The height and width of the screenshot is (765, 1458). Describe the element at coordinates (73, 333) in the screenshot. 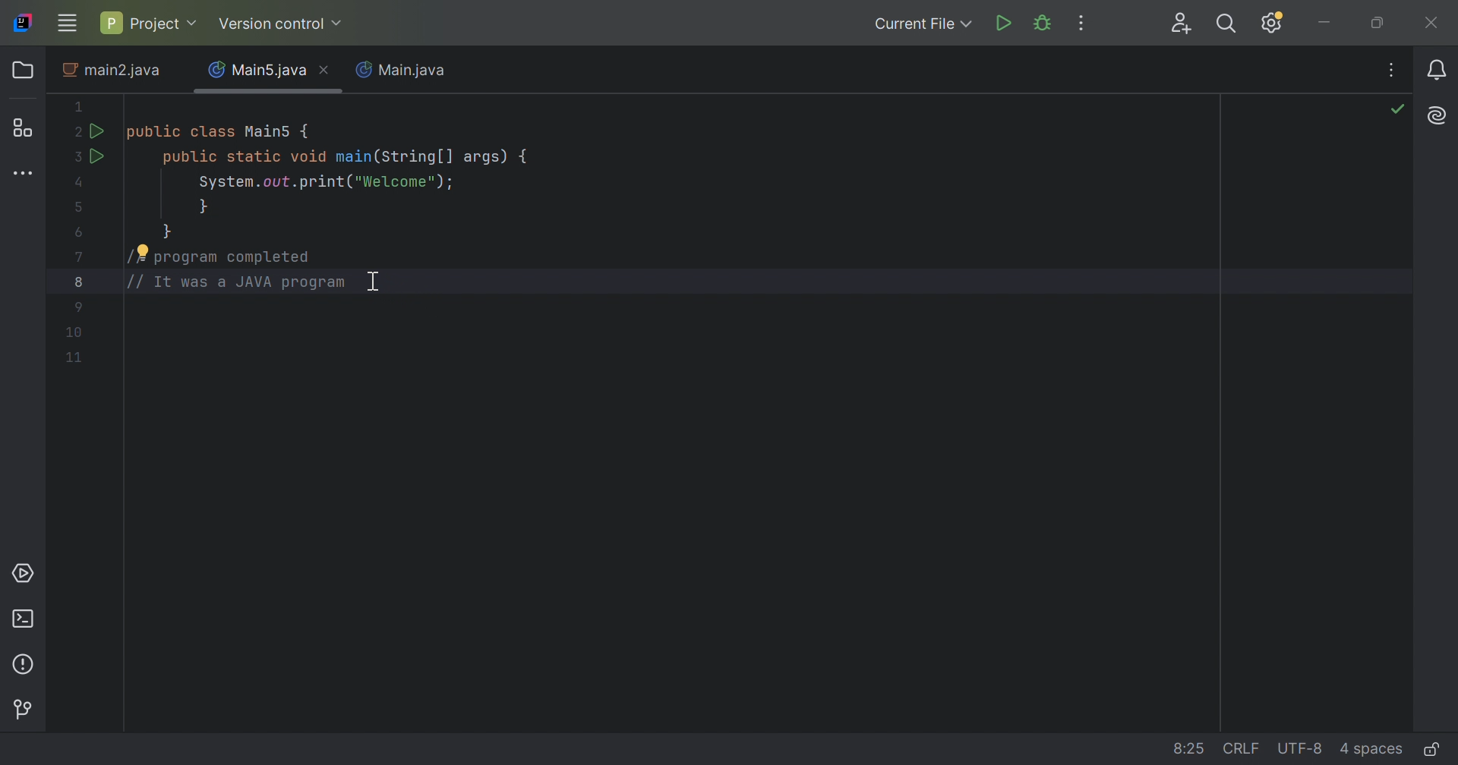

I see `Code lines` at that location.